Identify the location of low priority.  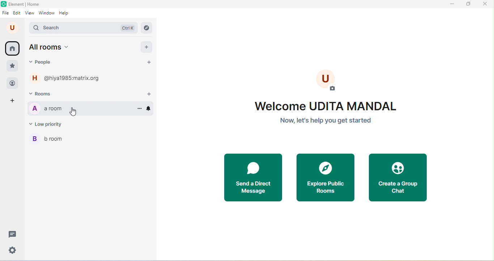
(47, 124).